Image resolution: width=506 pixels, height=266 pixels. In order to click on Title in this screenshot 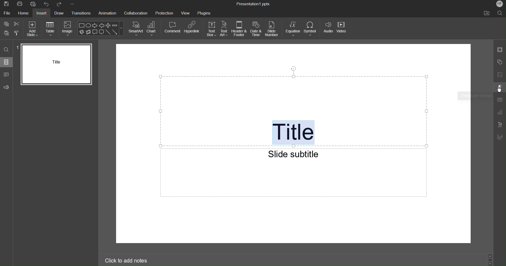, I will do `click(293, 132)`.